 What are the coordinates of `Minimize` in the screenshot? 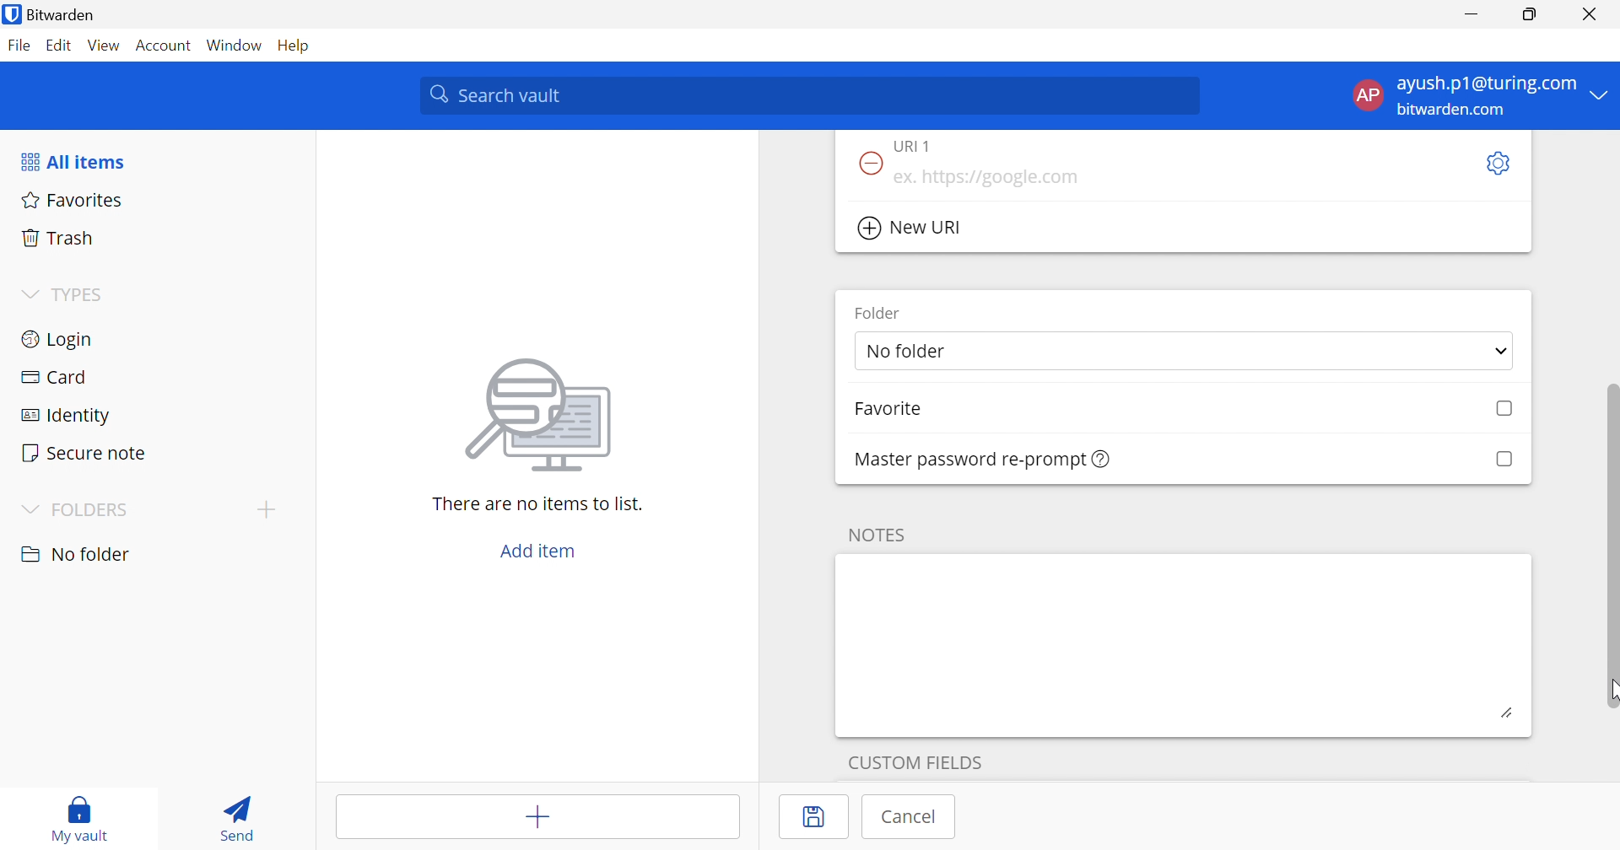 It's located at (1471, 15).